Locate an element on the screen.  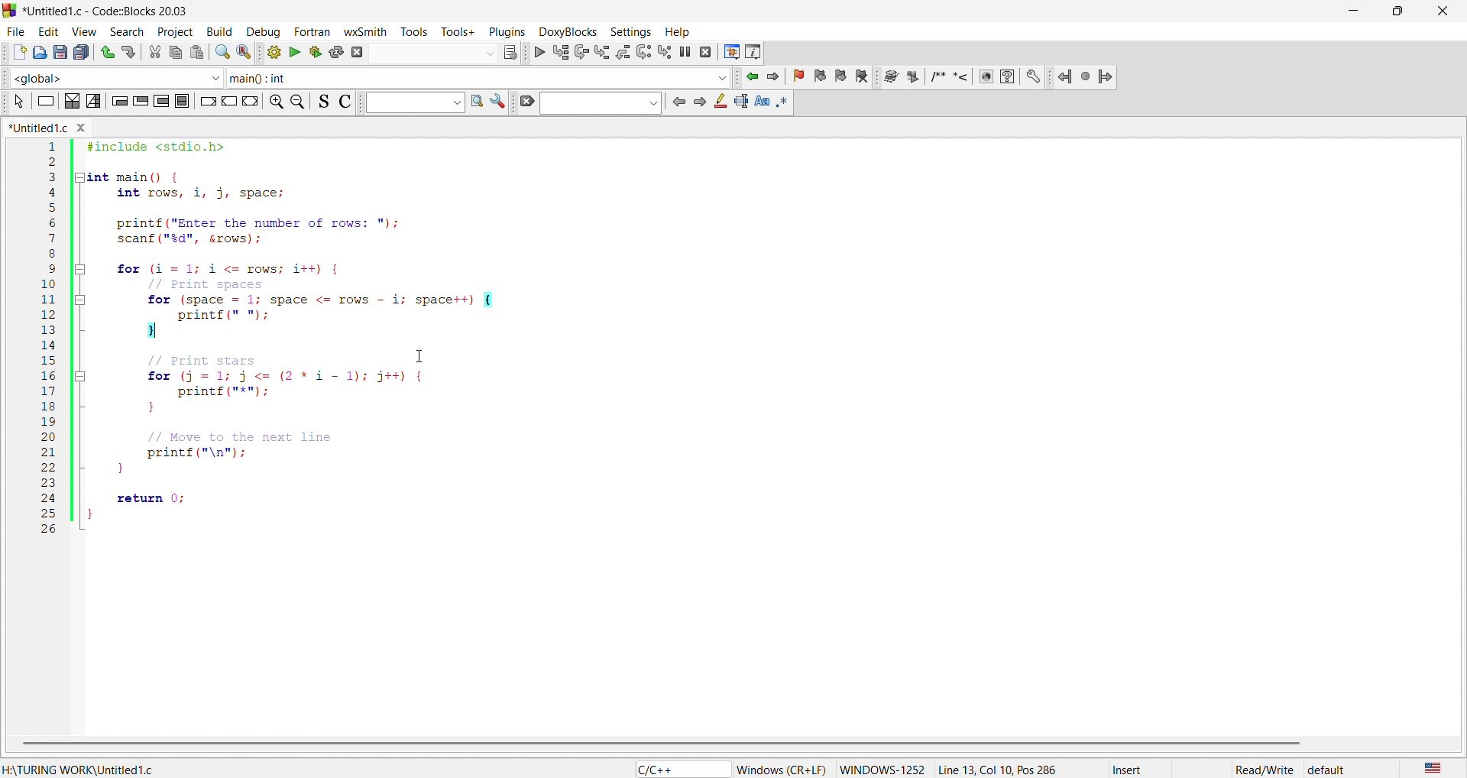
WINDOWS-1252 is located at coordinates (882, 767).